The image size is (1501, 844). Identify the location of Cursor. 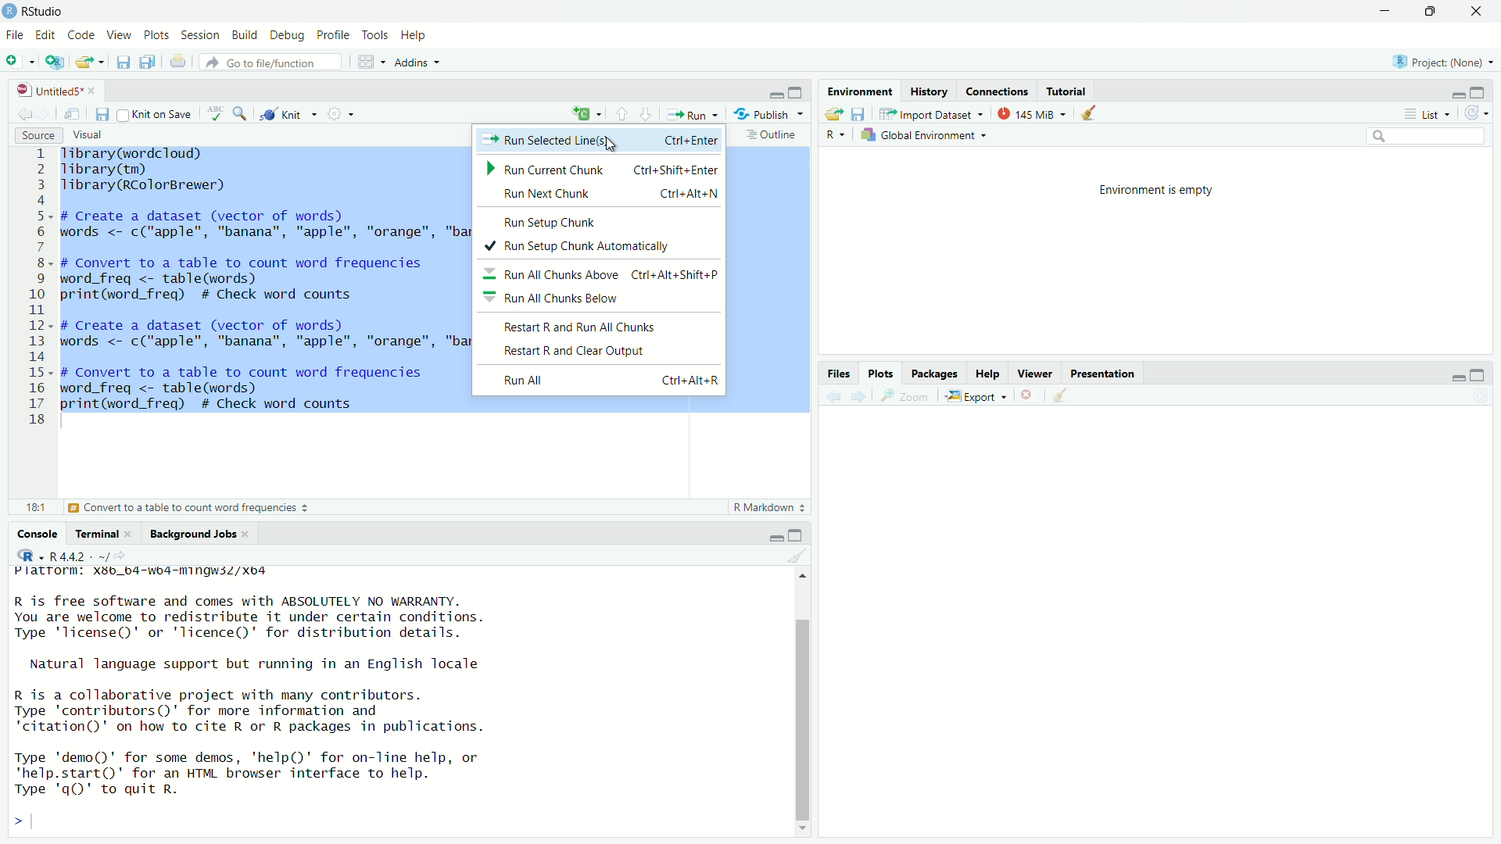
(608, 145).